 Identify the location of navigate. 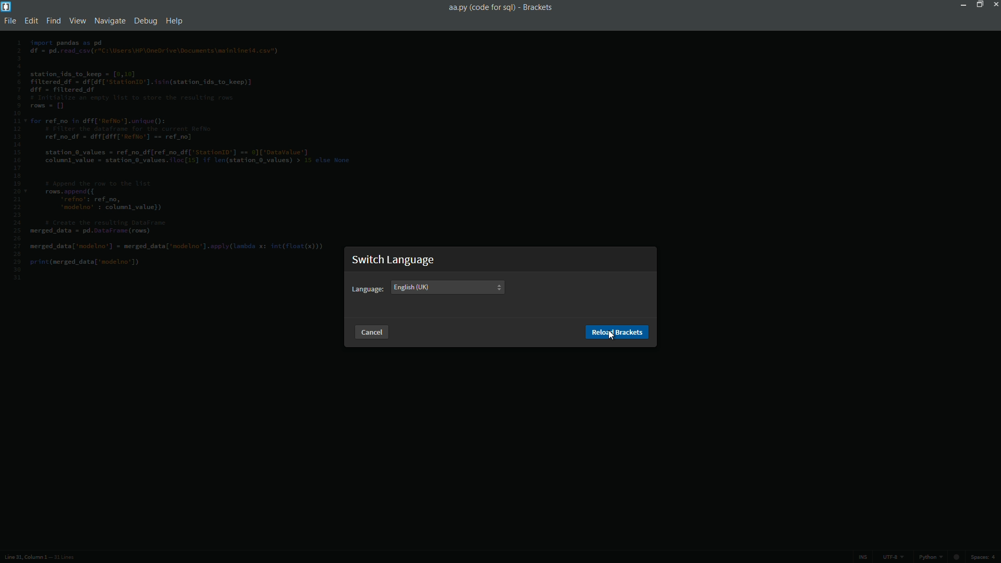
(108, 21).